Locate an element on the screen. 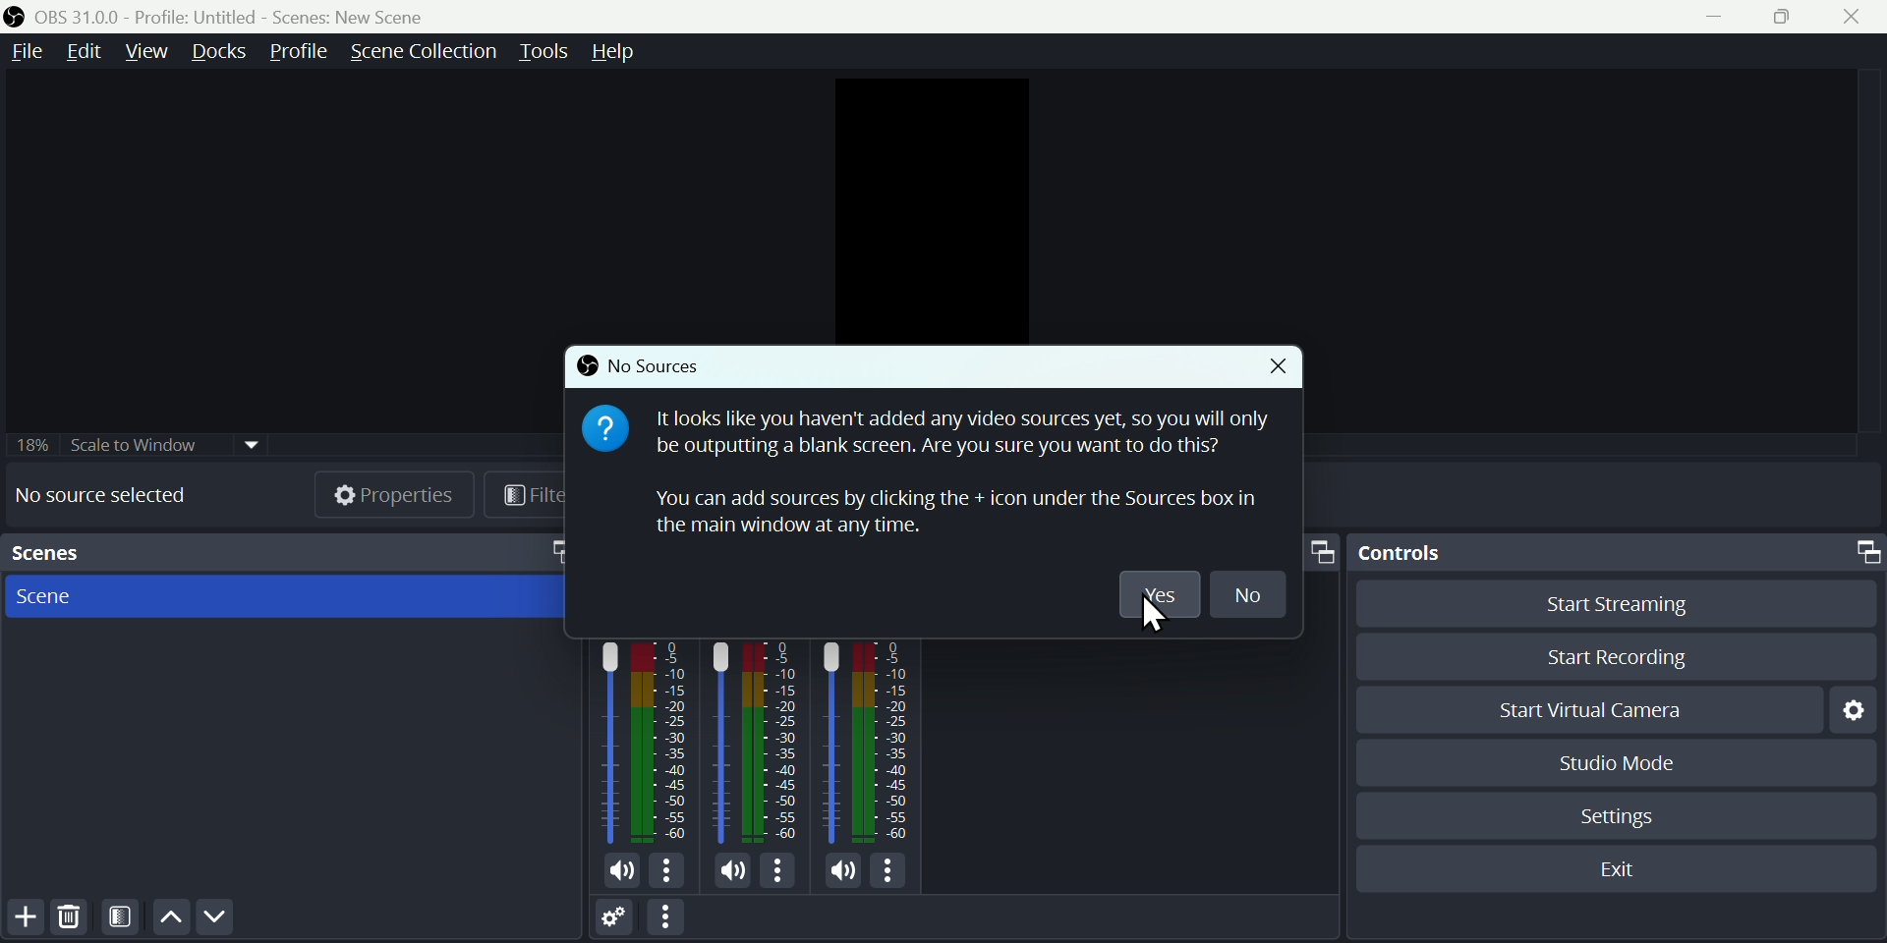 This screenshot has height=943, width=1887. Scene is located at coordinates (55, 598).